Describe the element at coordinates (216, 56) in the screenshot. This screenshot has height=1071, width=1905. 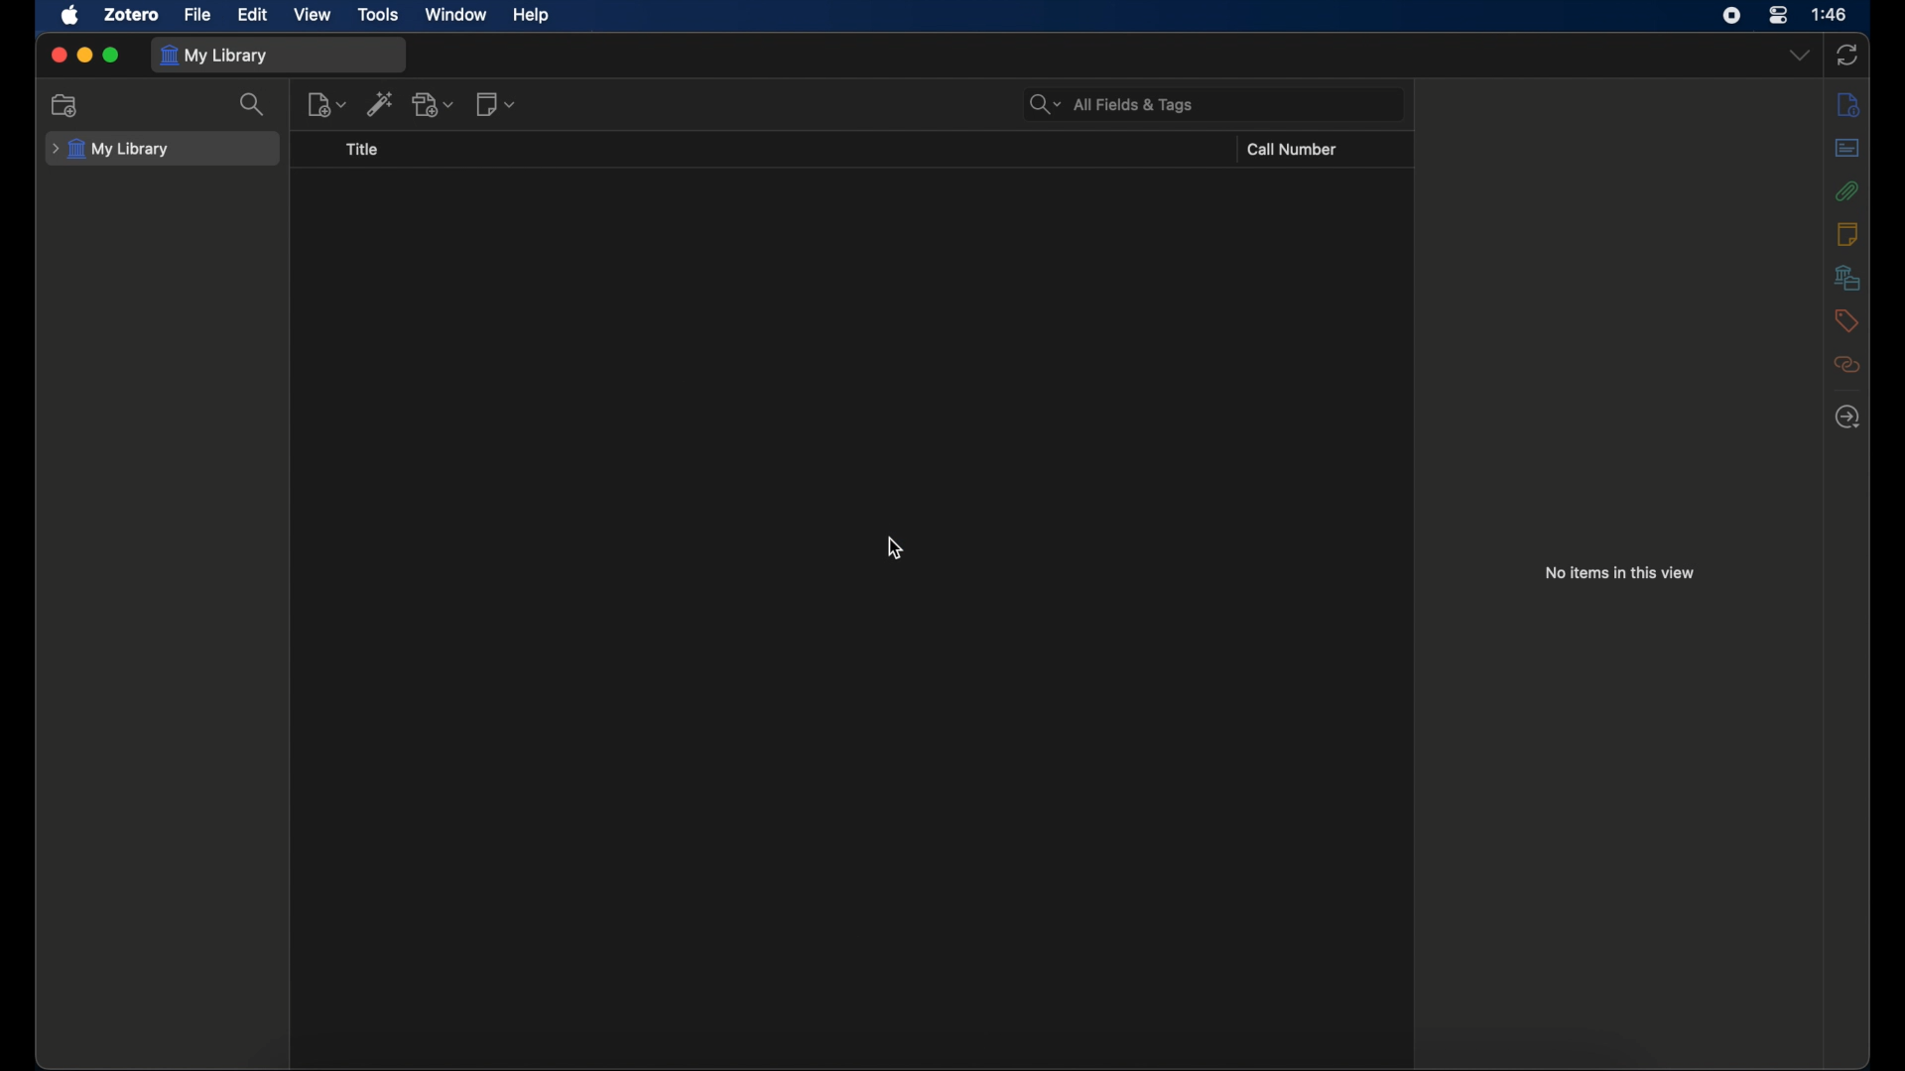
I see `my library` at that location.